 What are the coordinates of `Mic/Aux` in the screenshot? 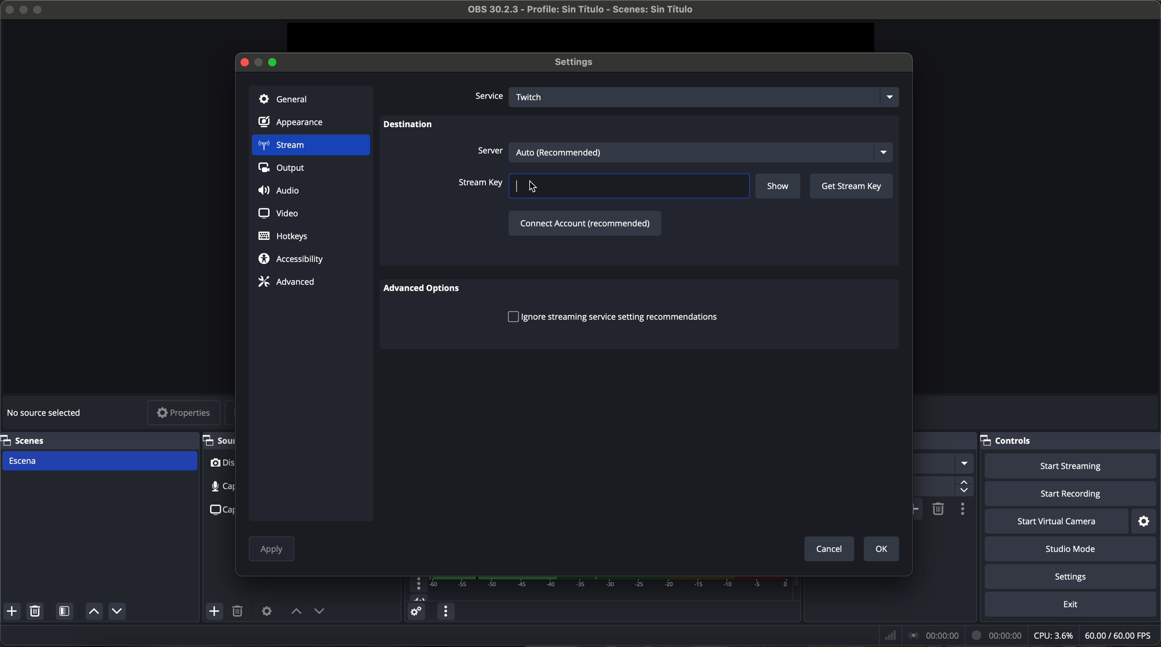 It's located at (595, 589).